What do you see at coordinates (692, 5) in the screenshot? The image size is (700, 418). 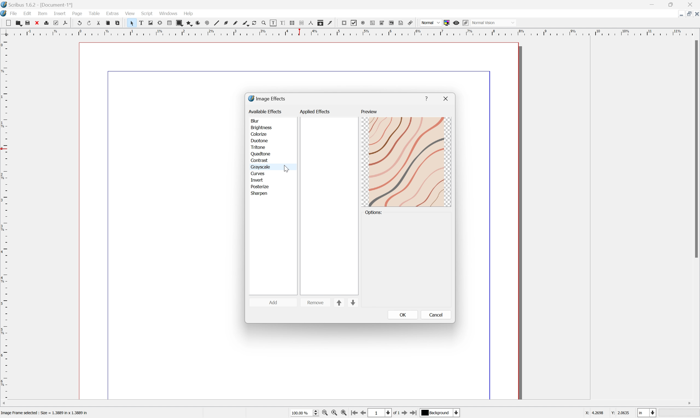 I see `Close` at bounding box center [692, 5].